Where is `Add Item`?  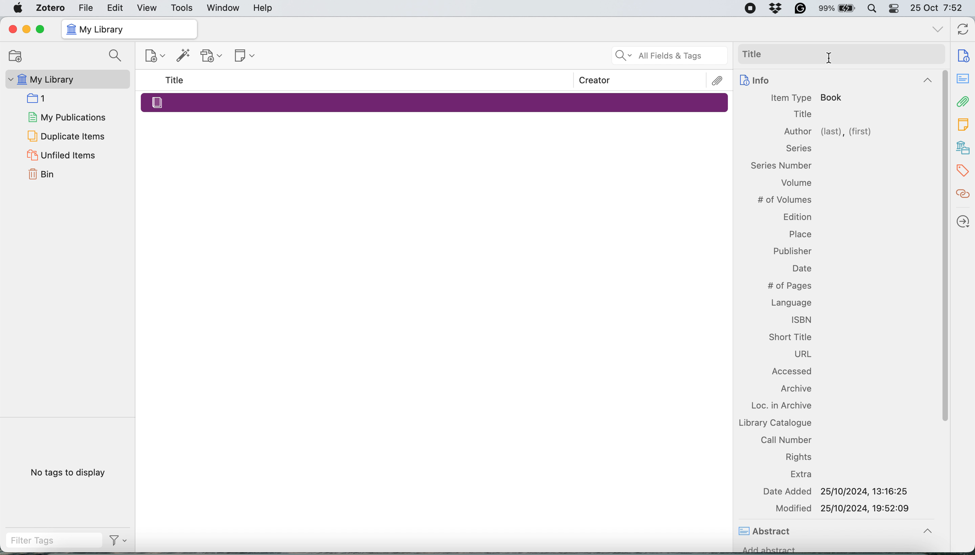
Add Item is located at coordinates (183, 58).